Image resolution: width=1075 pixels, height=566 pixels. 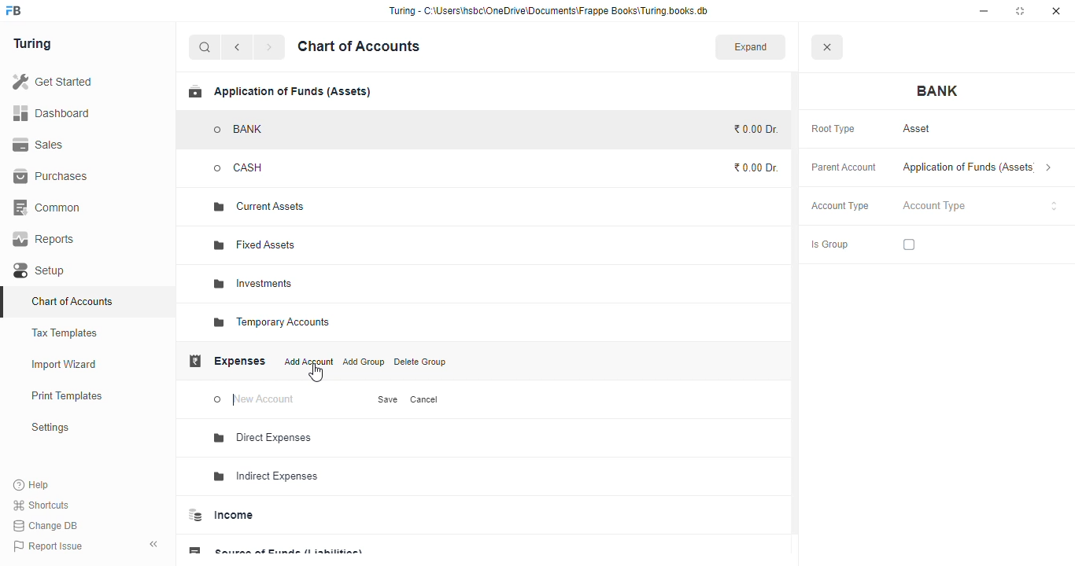 What do you see at coordinates (840, 206) in the screenshot?
I see `account type` at bounding box center [840, 206].